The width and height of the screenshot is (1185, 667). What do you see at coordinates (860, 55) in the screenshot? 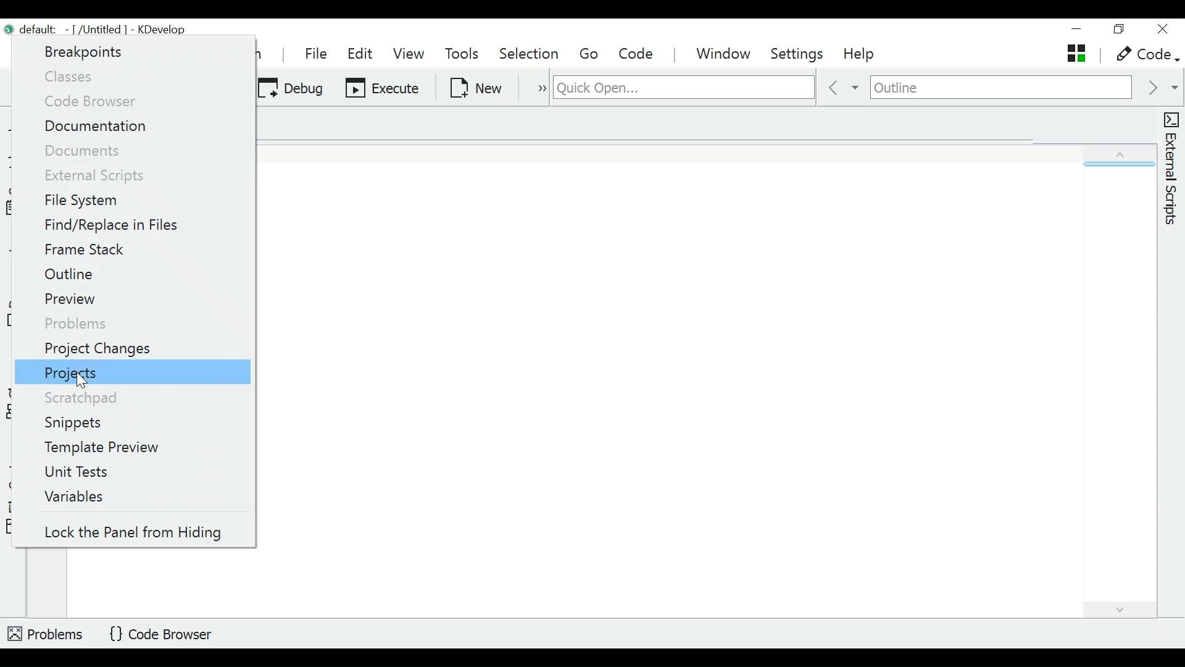
I see `Help` at bounding box center [860, 55].